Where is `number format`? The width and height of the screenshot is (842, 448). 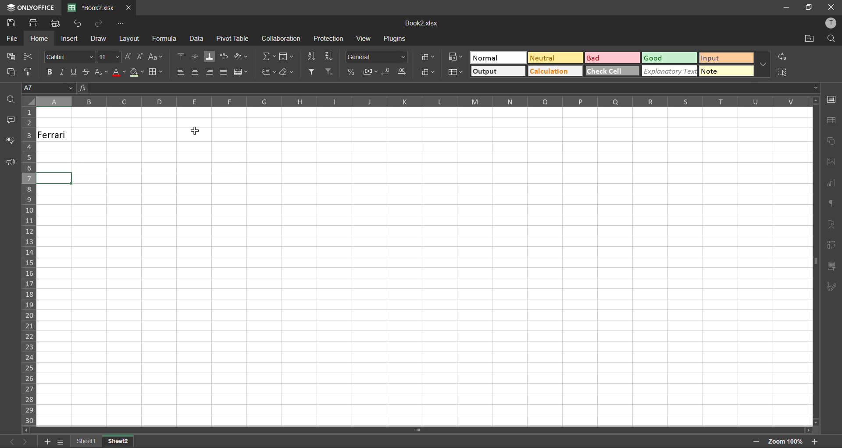
number format is located at coordinates (379, 57).